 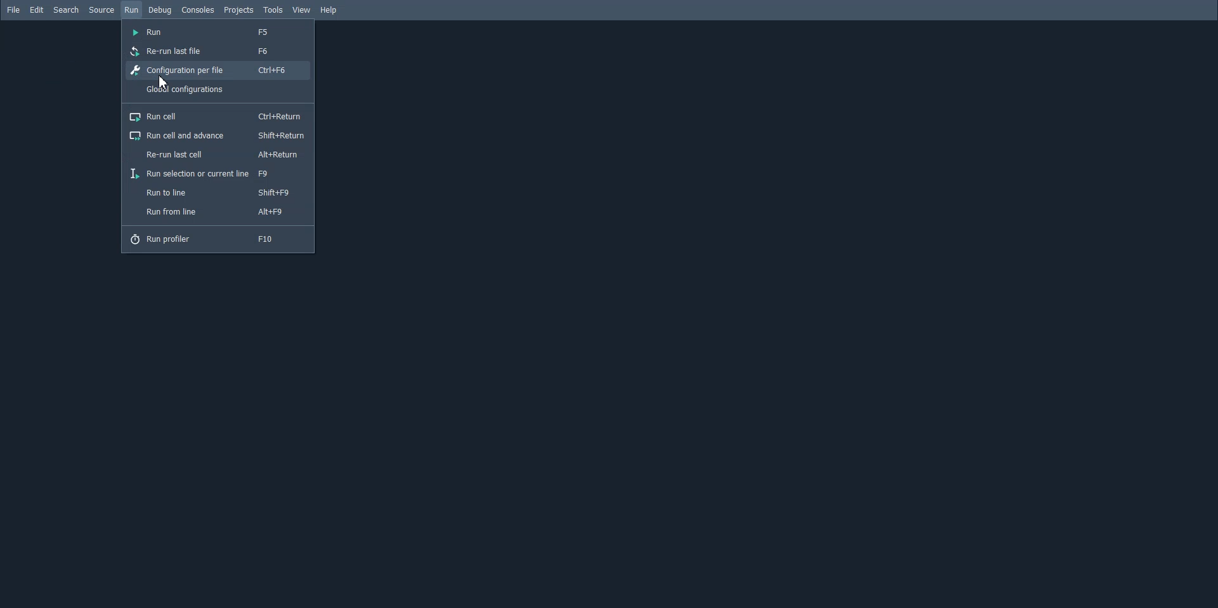 I want to click on Run, so click(x=131, y=10).